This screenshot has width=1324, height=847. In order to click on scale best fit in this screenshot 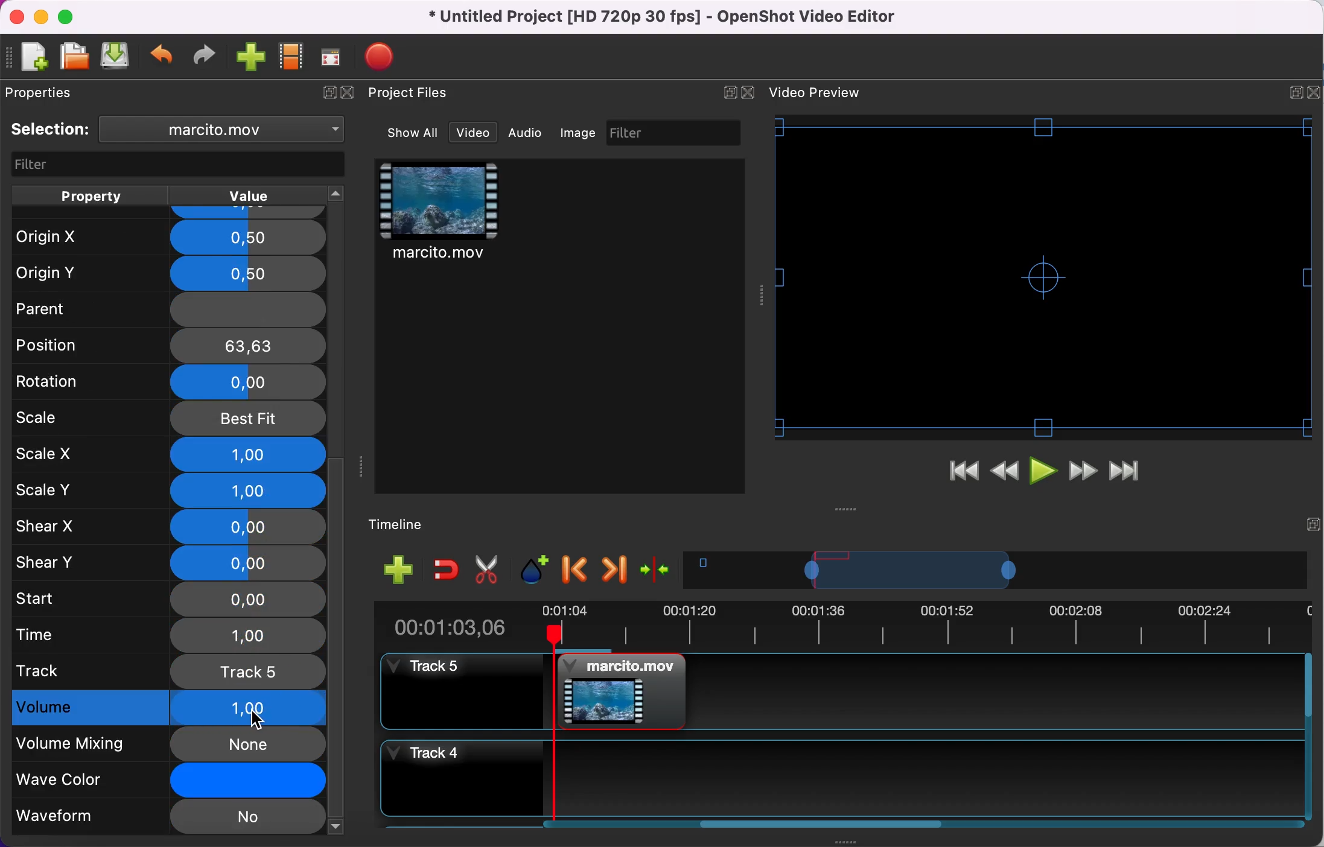, I will do `click(170, 419)`.